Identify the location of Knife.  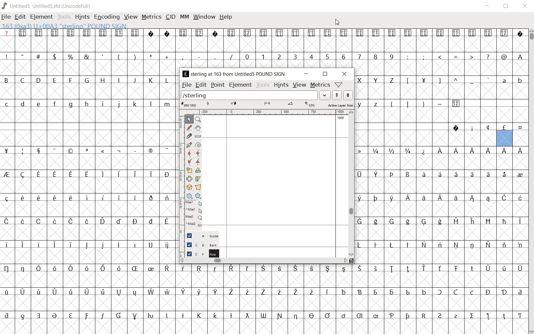
(189, 137).